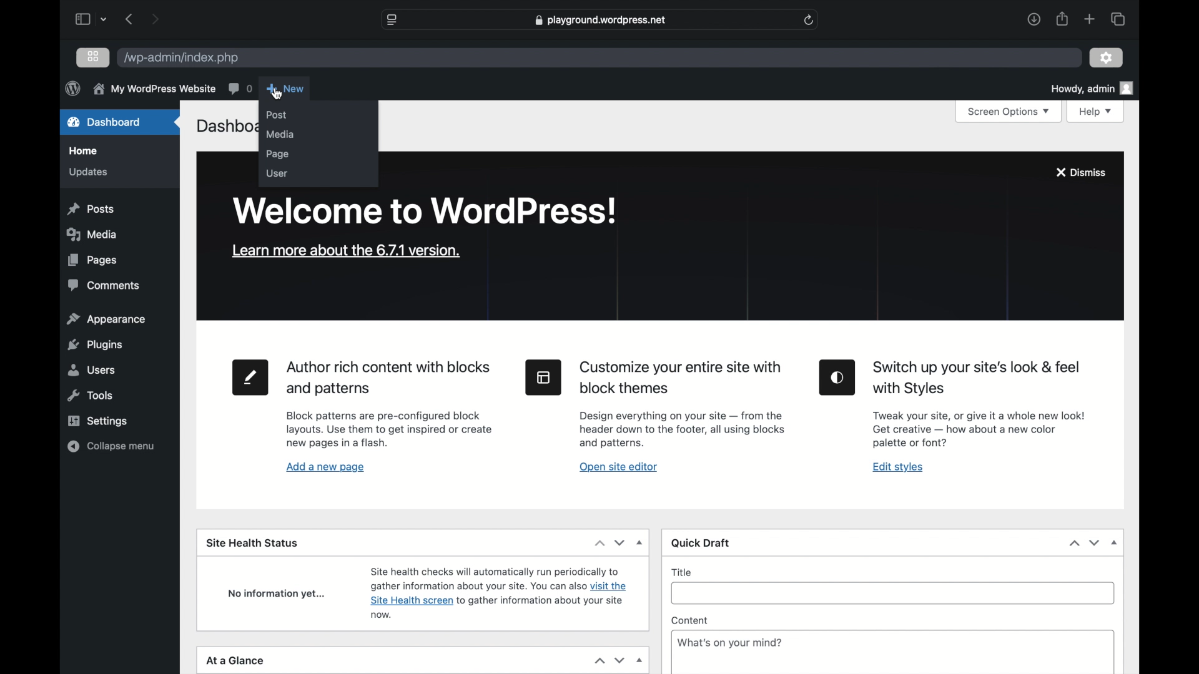 The height and width of the screenshot is (674, 1199). What do you see at coordinates (130, 20) in the screenshot?
I see `previous page` at bounding box center [130, 20].